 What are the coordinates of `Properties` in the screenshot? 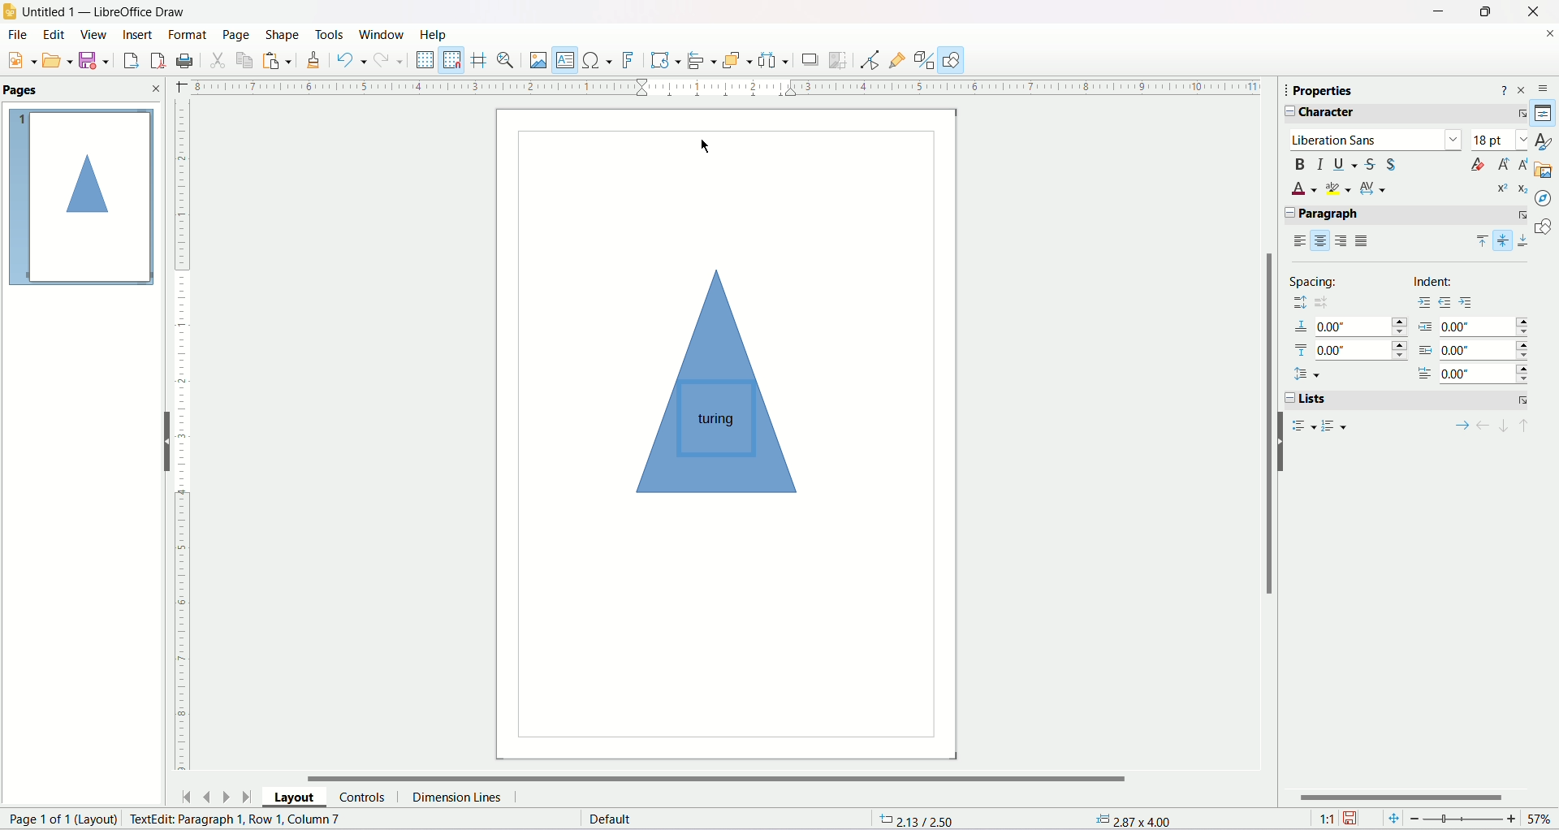 It's located at (1325, 90).